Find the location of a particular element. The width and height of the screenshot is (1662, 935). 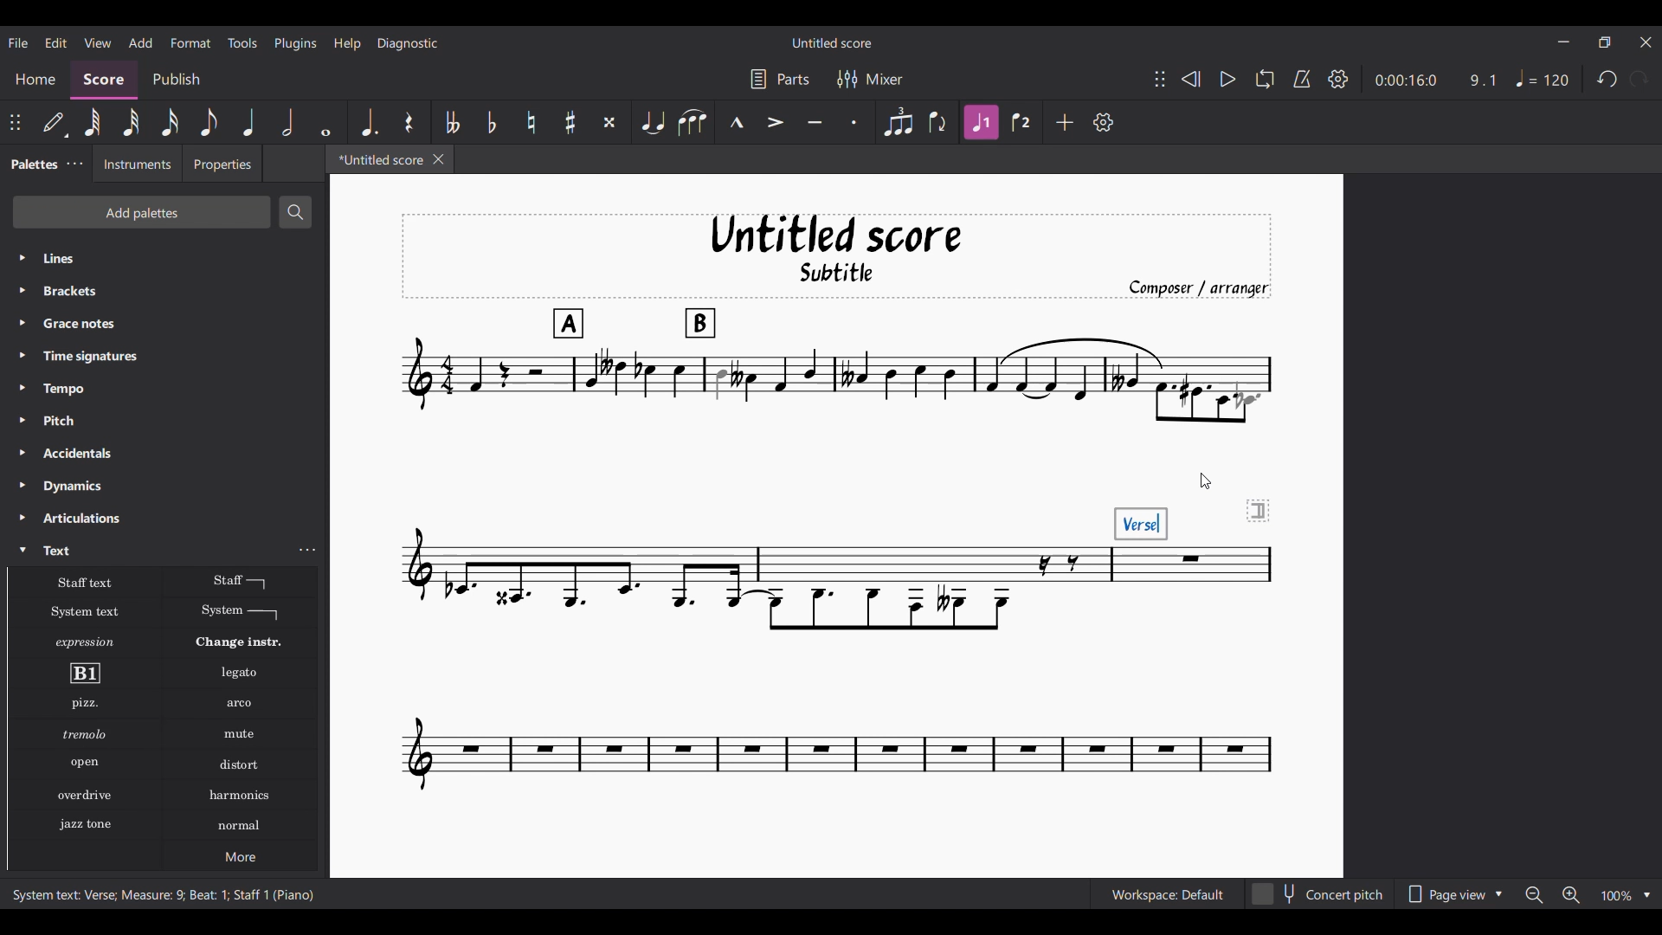

Toggle flat is located at coordinates (492, 122).